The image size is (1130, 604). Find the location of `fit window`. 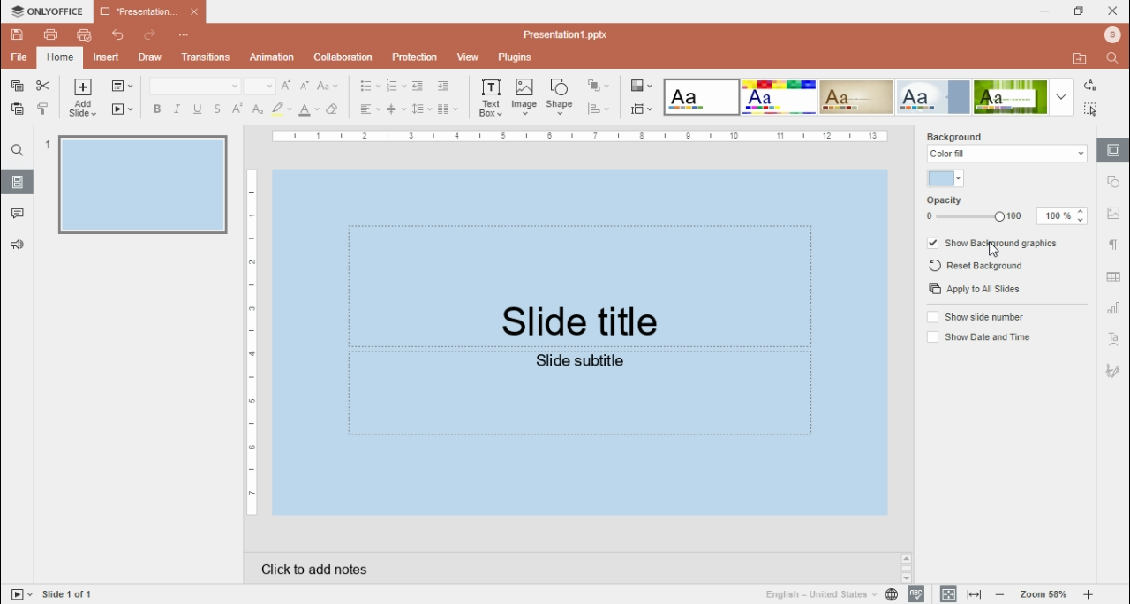

fit window is located at coordinates (948, 595).